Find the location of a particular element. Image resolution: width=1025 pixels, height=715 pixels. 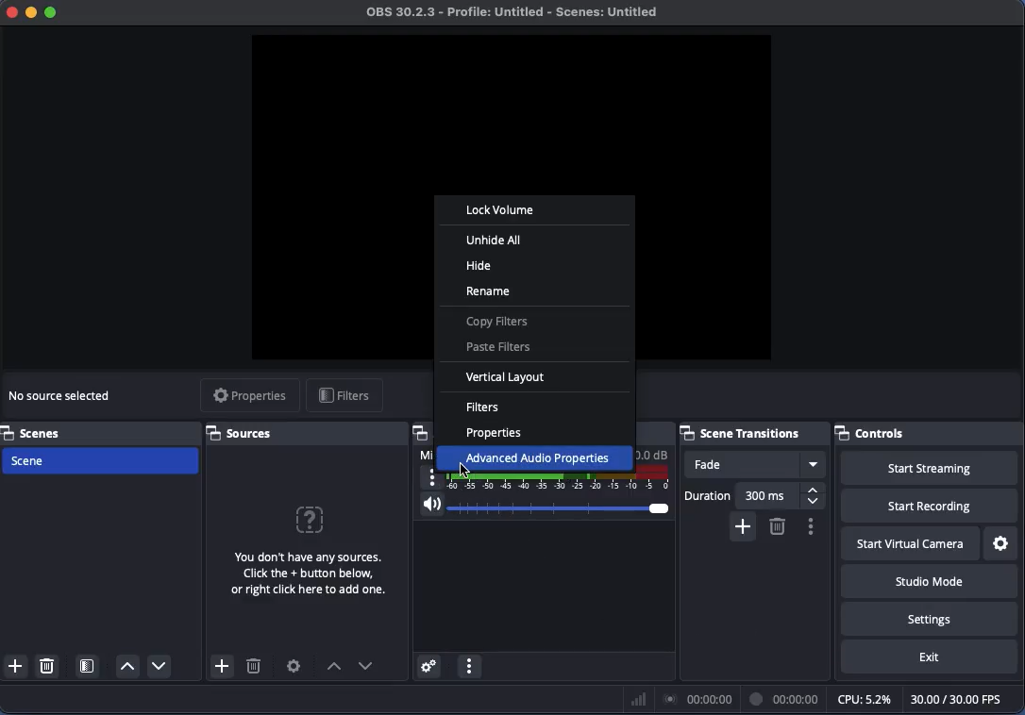

Project name is located at coordinates (517, 13).